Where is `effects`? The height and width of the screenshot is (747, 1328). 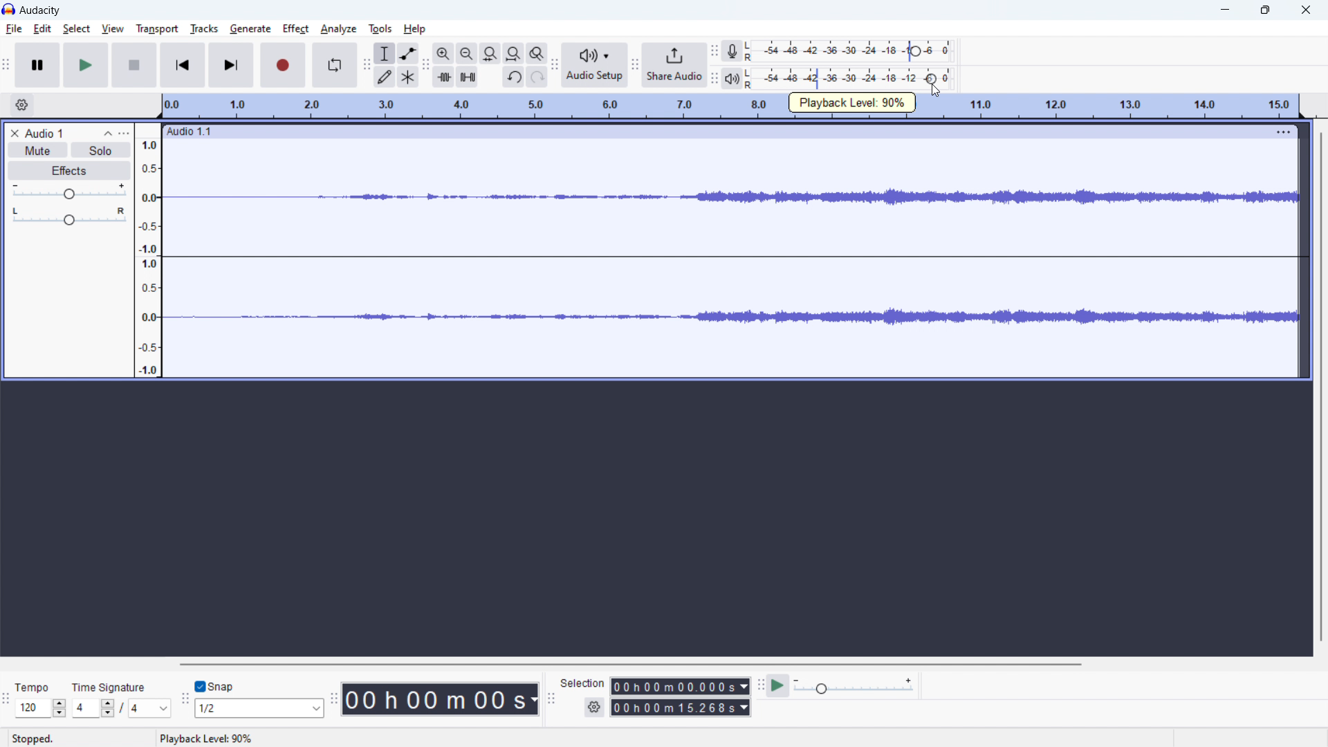
effects is located at coordinates (68, 169).